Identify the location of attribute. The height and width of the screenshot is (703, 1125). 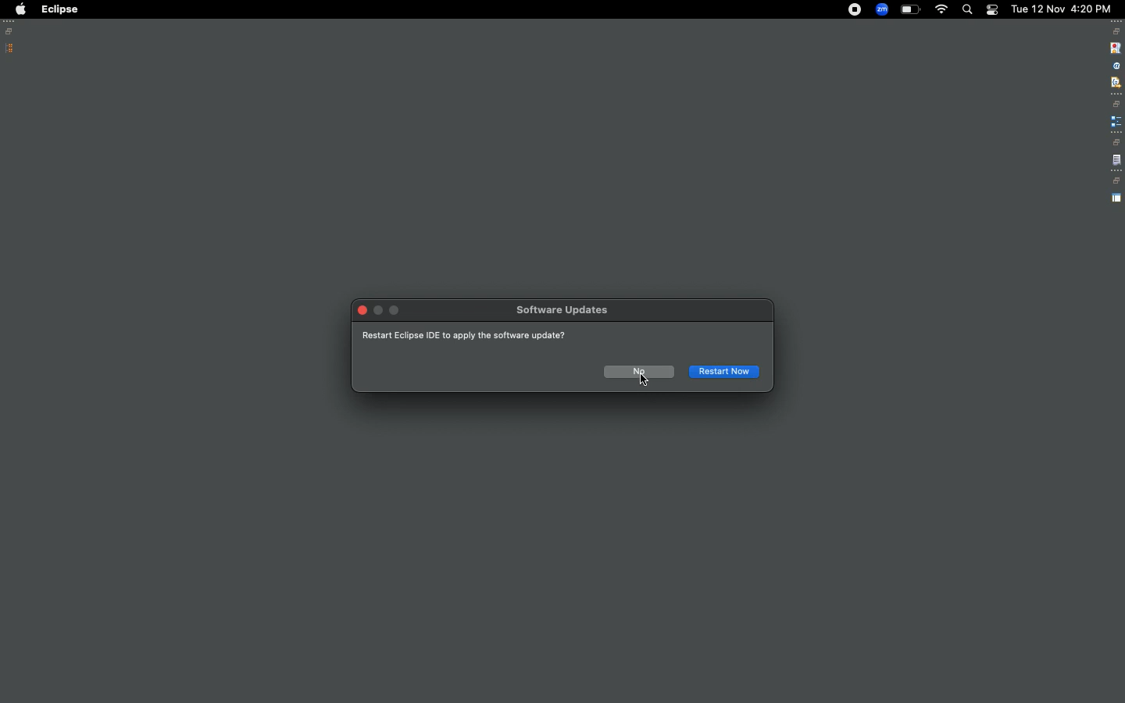
(1115, 66).